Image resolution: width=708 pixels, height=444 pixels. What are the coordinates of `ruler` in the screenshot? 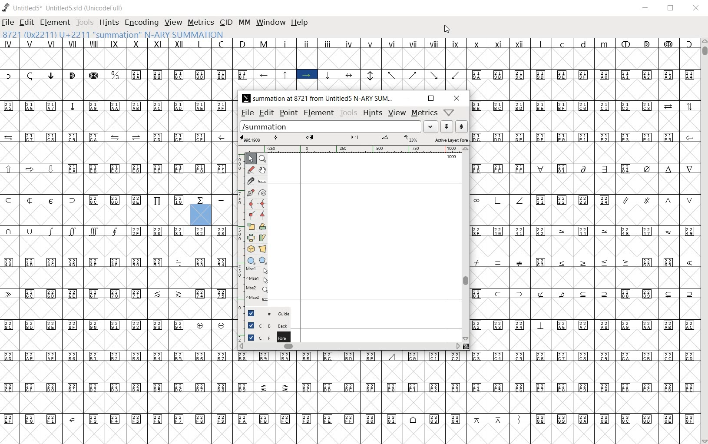 It's located at (362, 148).